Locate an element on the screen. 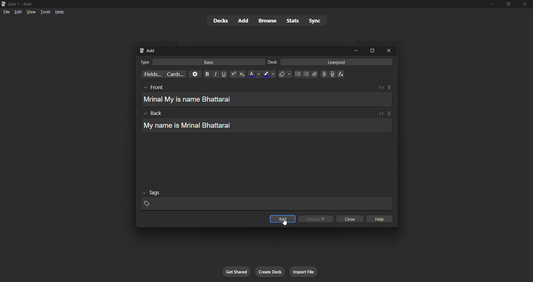 The image size is (533, 282). insert equation is located at coordinates (341, 73).